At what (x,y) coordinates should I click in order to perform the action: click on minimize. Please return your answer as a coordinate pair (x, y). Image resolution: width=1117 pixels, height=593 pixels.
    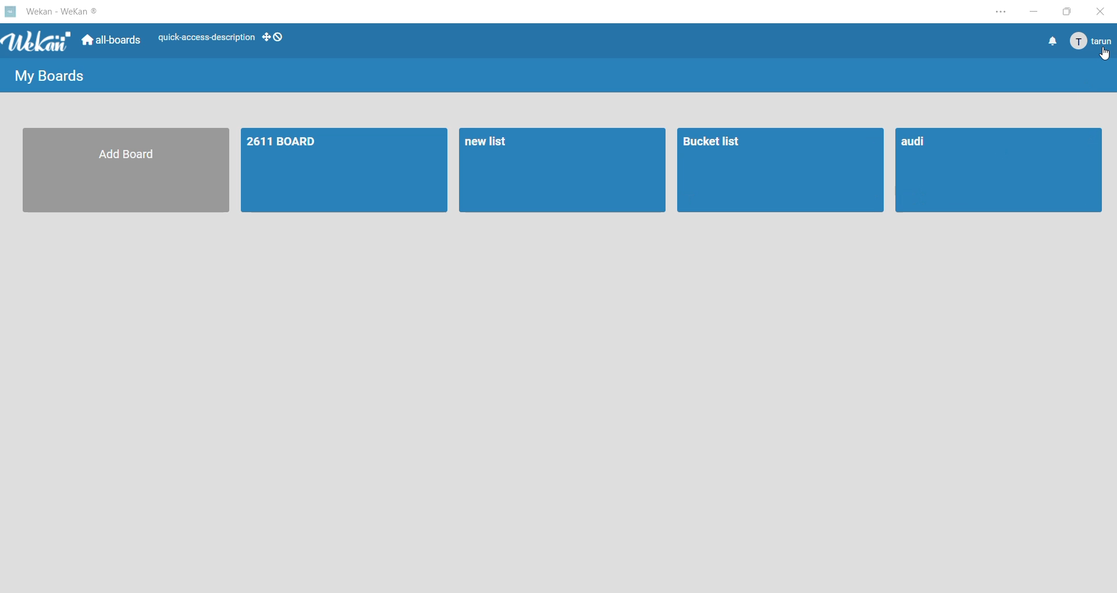
    Looking at the image, I should click on (1030, 12).